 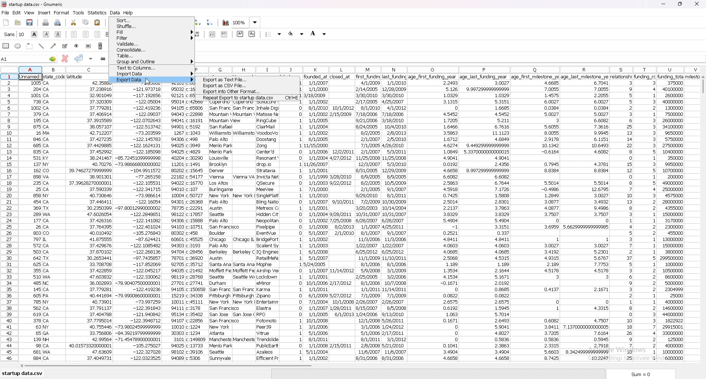 I want to click on increase indent, so click(x=224, y=34).